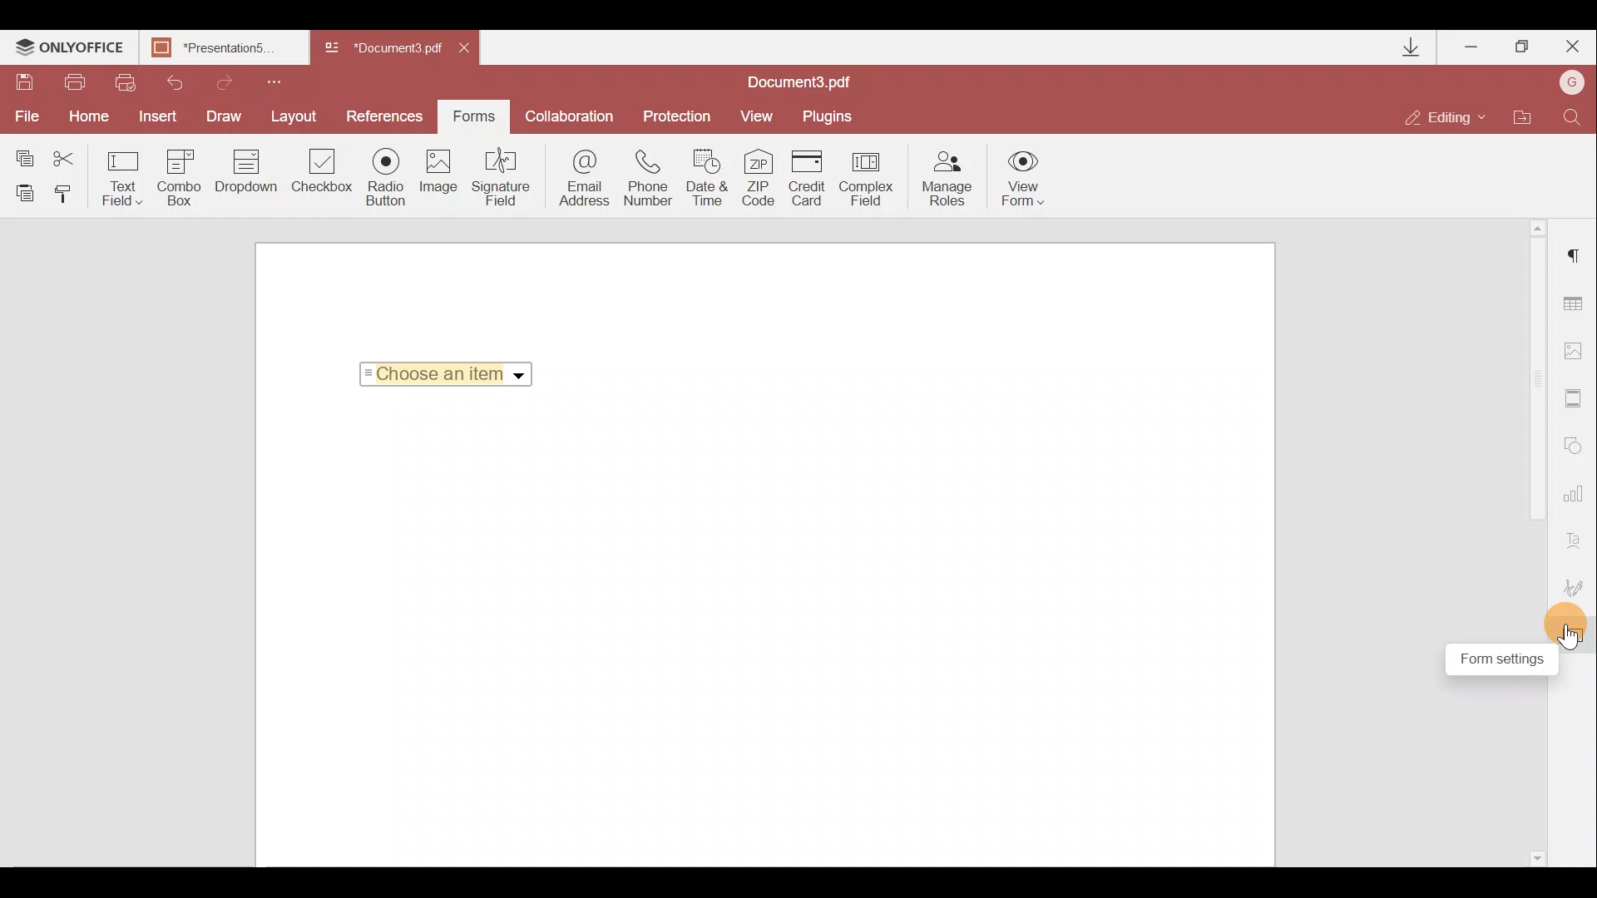 This screenshot has height=898, width=1597. What do you see at coordinates (68, 193) in the screenshot?
I see `Copy style` at bounding box center [68, 193].